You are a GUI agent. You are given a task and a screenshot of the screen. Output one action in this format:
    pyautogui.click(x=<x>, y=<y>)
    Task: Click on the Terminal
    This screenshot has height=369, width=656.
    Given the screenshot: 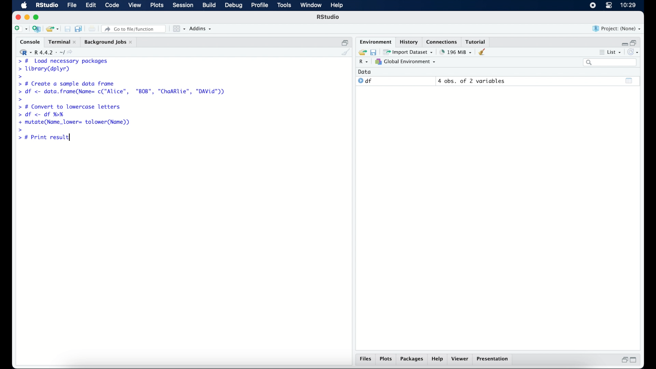 What is the action you would take?
    pyautogui.click(x=60, y=42)
    